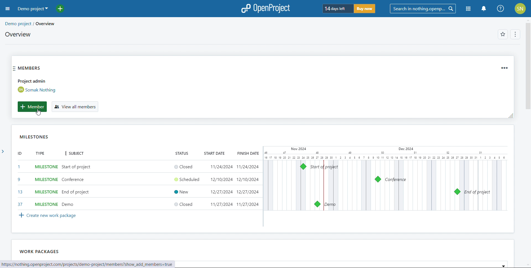 The width and height of the screenshot is (531, 268). Describe the element at coordinates (31, 68) in the screenshot. I see `members widgets` at that location.